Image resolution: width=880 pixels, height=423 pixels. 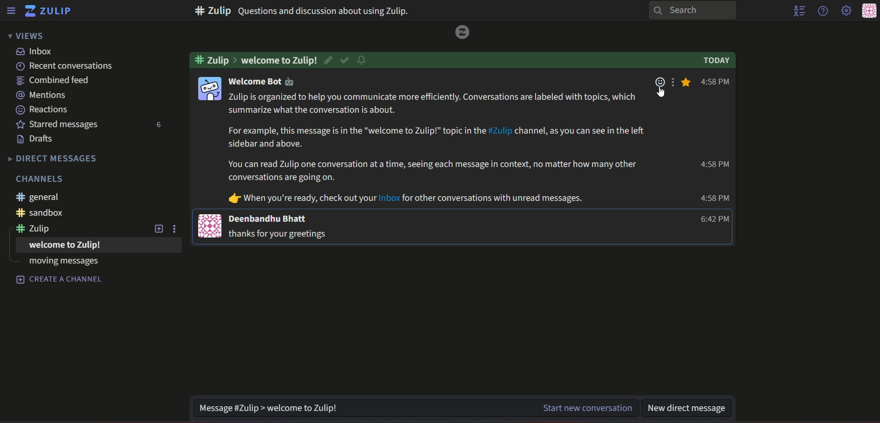 I want to click on emojis, so click(x=659, y=89).